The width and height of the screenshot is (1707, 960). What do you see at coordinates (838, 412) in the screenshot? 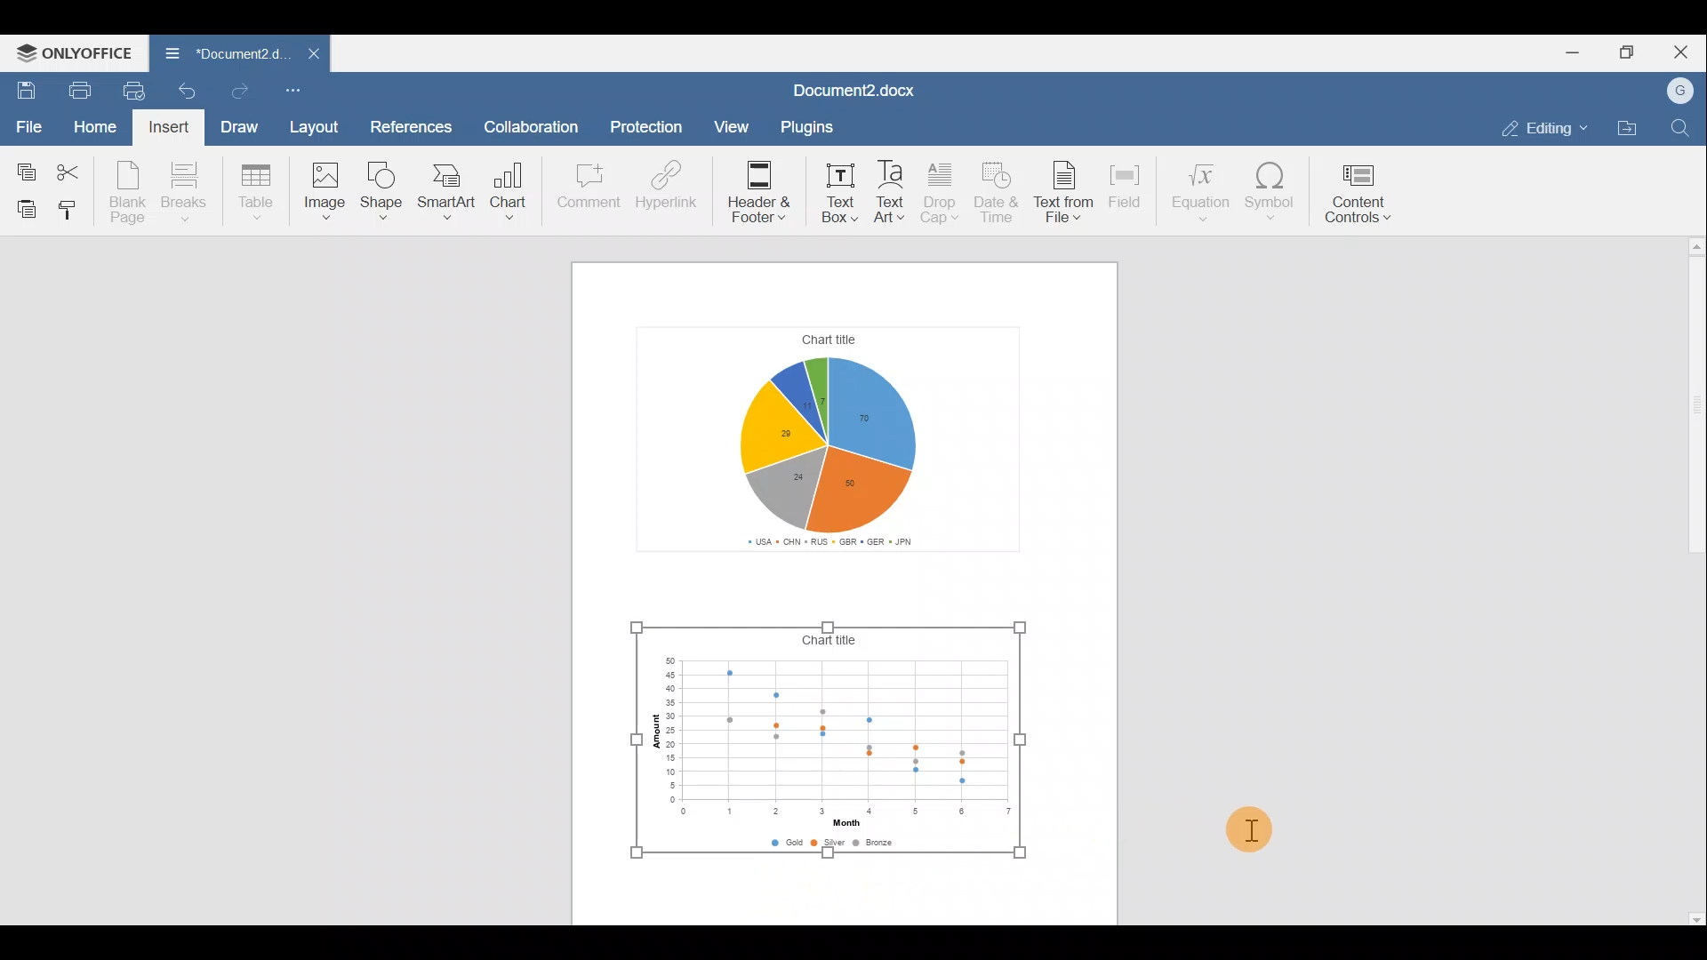
I see `Pie Chart` at bounding box center [838, 412].